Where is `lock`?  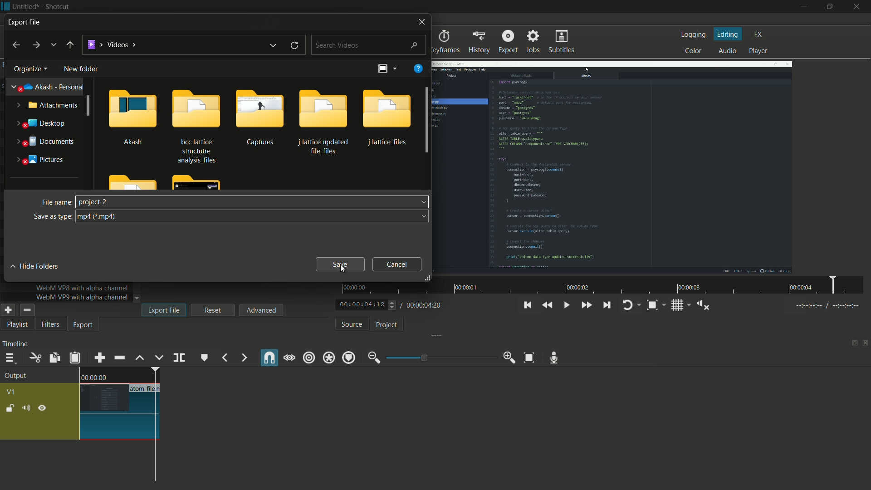 lock is located at coordinates (10, 408).